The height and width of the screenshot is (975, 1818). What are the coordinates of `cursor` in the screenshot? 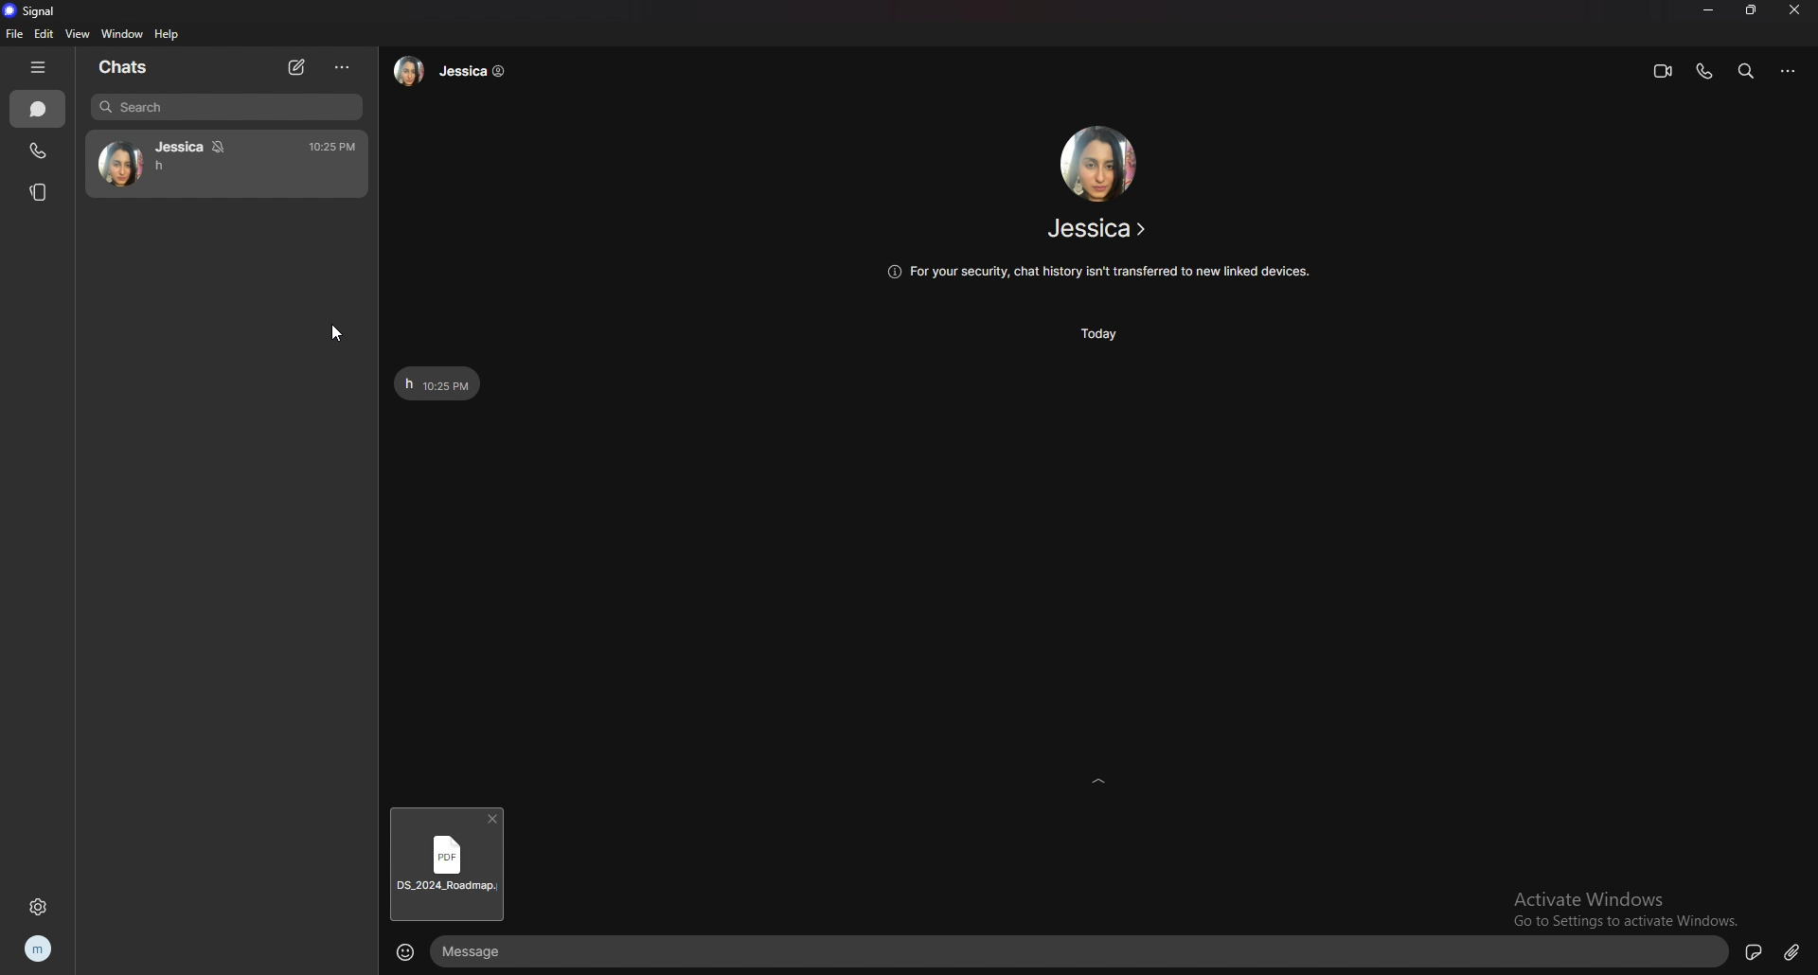 It's located at (335, 334).